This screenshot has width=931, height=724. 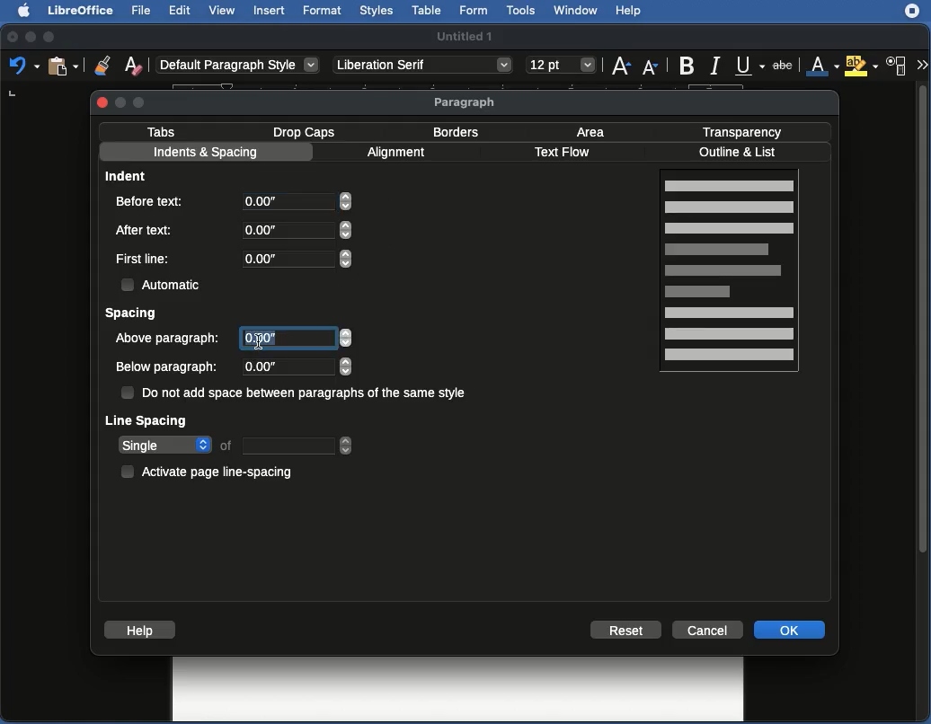 What do you see at coordinates (626, 630) in the screenshot?
I see `Reset` at bounding box center [626, 630].